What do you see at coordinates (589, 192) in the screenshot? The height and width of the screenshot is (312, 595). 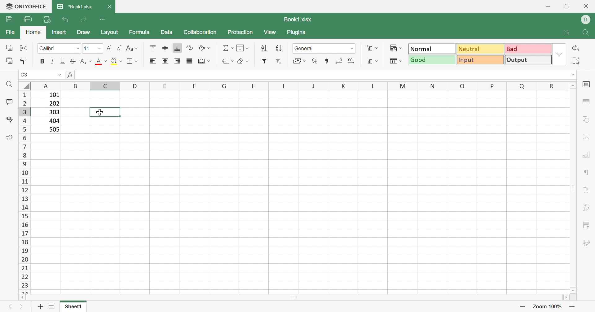 I see `Text Art settings` at bounding box center [589, 192].